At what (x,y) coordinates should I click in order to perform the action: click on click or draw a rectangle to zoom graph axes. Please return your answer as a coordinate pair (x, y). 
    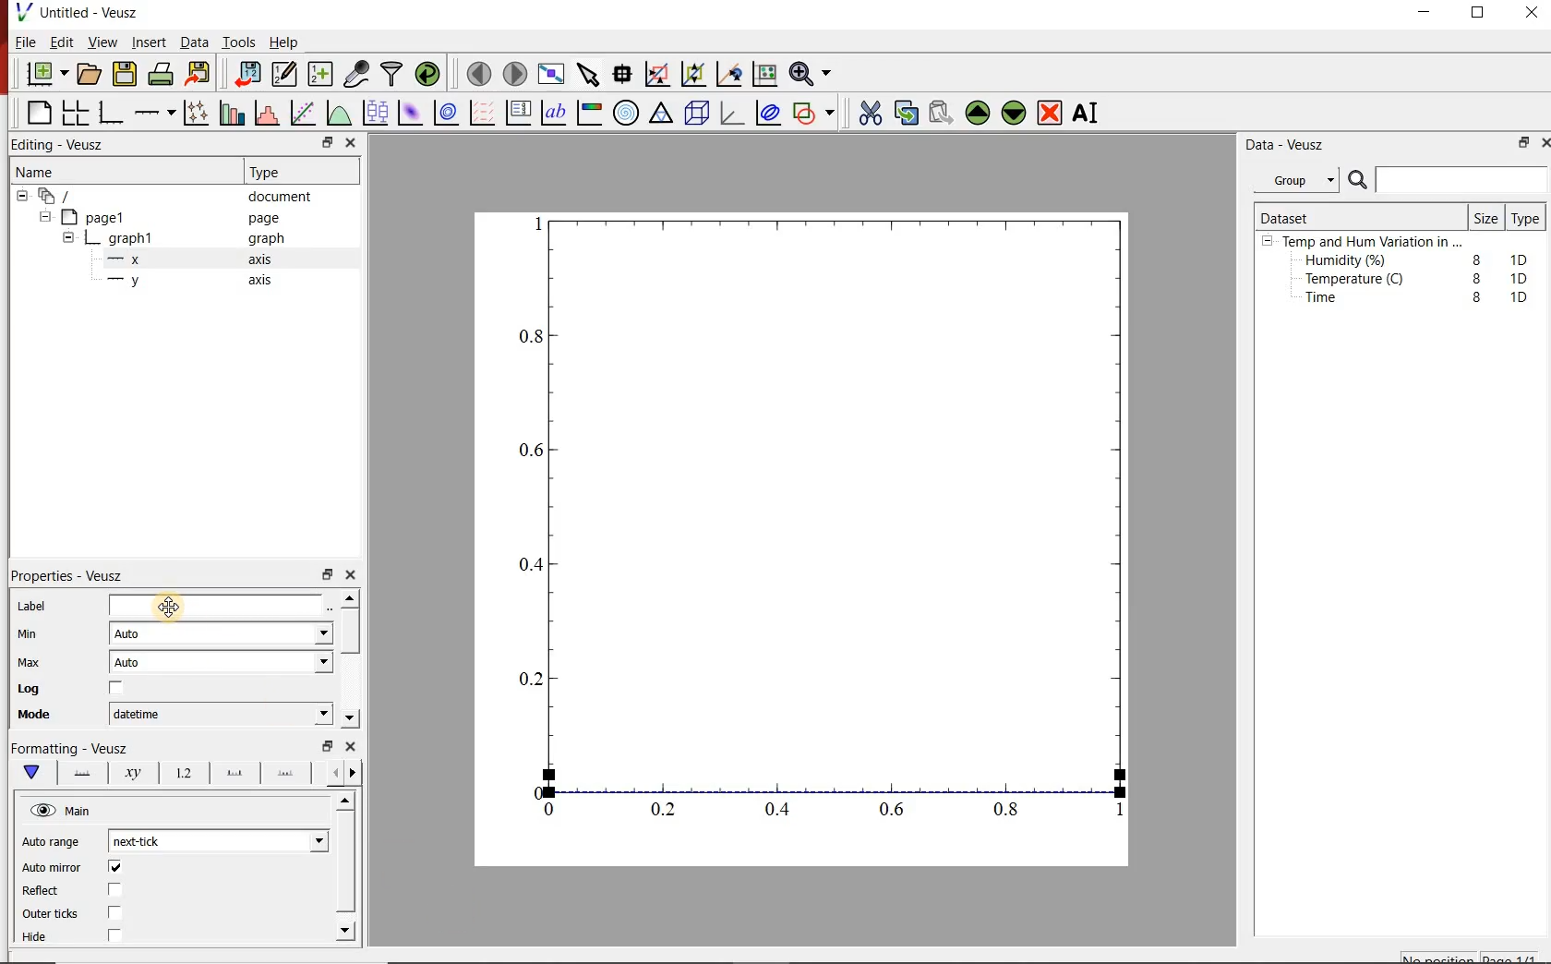
    Looking at the image, I should click on (660, 75).